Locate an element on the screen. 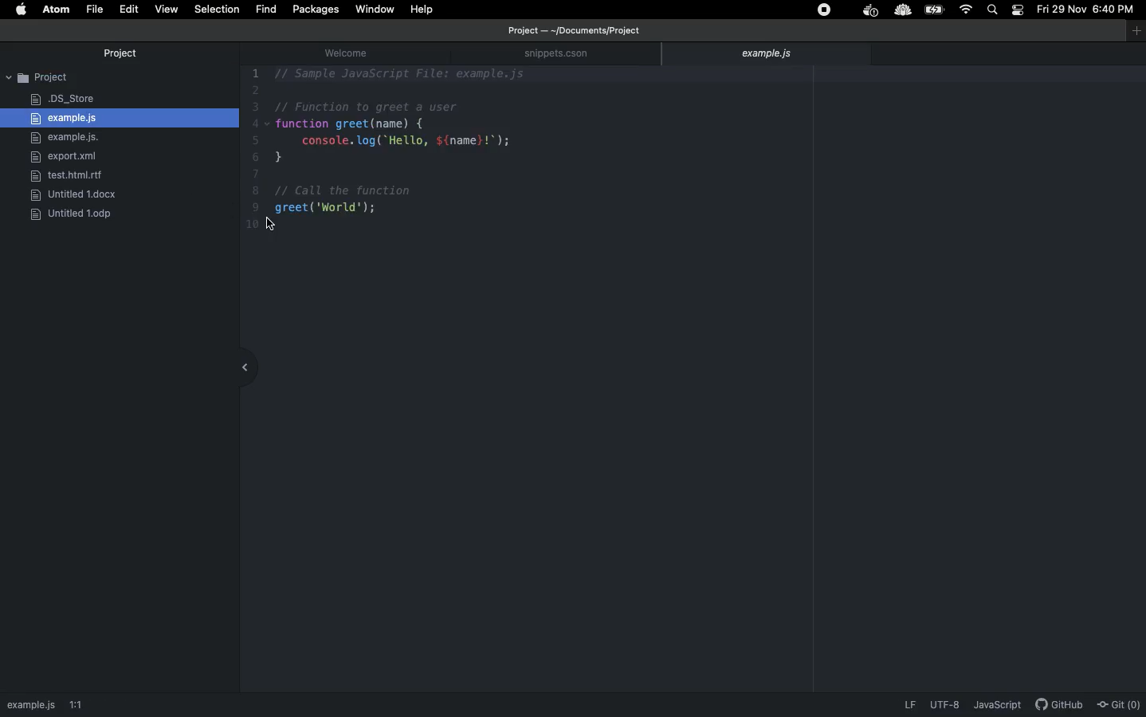 Image resolution: width=1146 pixels, height=717 pixels. ATOM is located at coordinates (57, 10).